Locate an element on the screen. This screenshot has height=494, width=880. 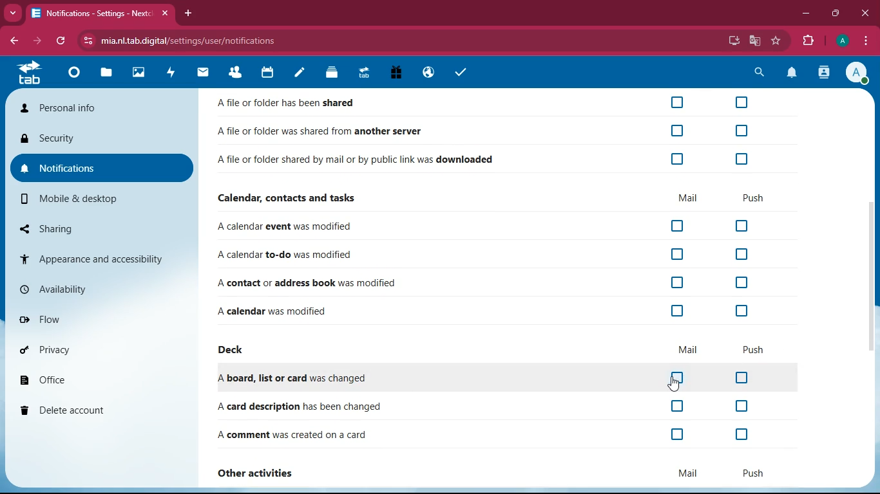
off is located at coordinates (742, 100).